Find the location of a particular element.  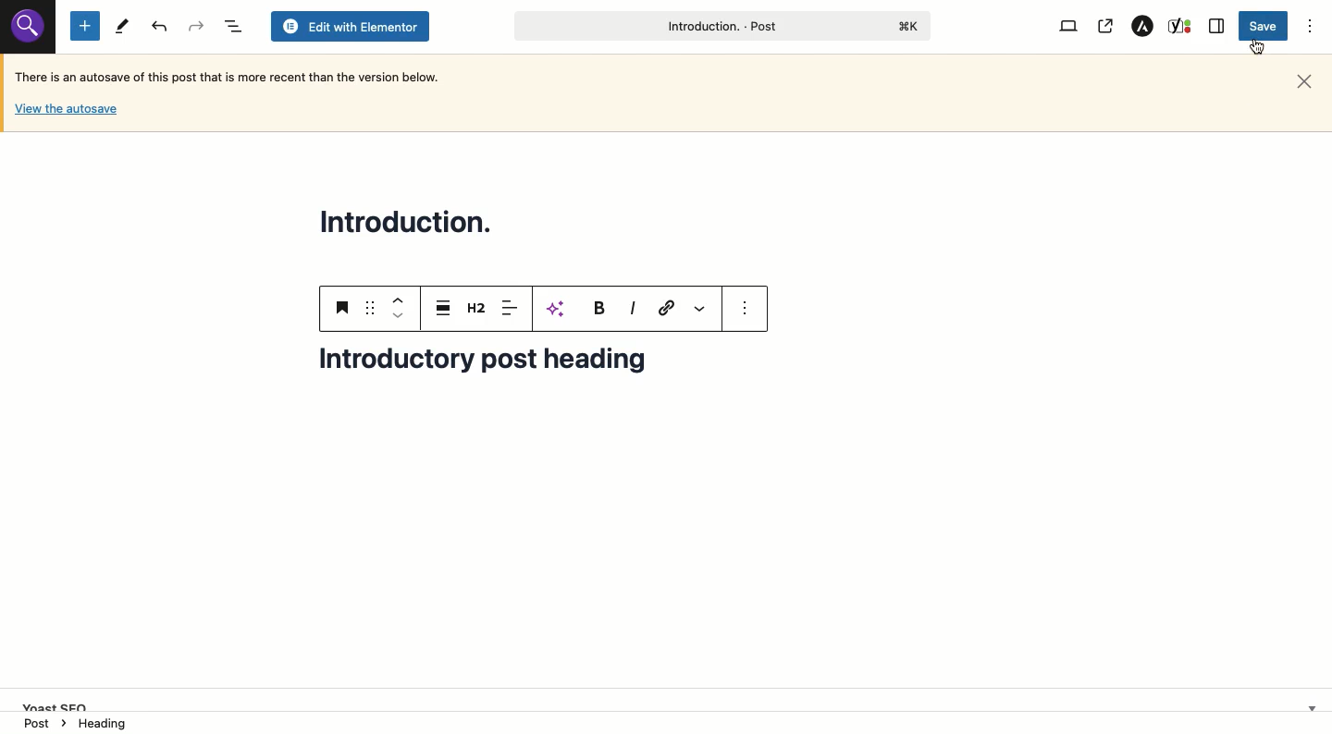

View autosave is located at coordinates (66, 112).